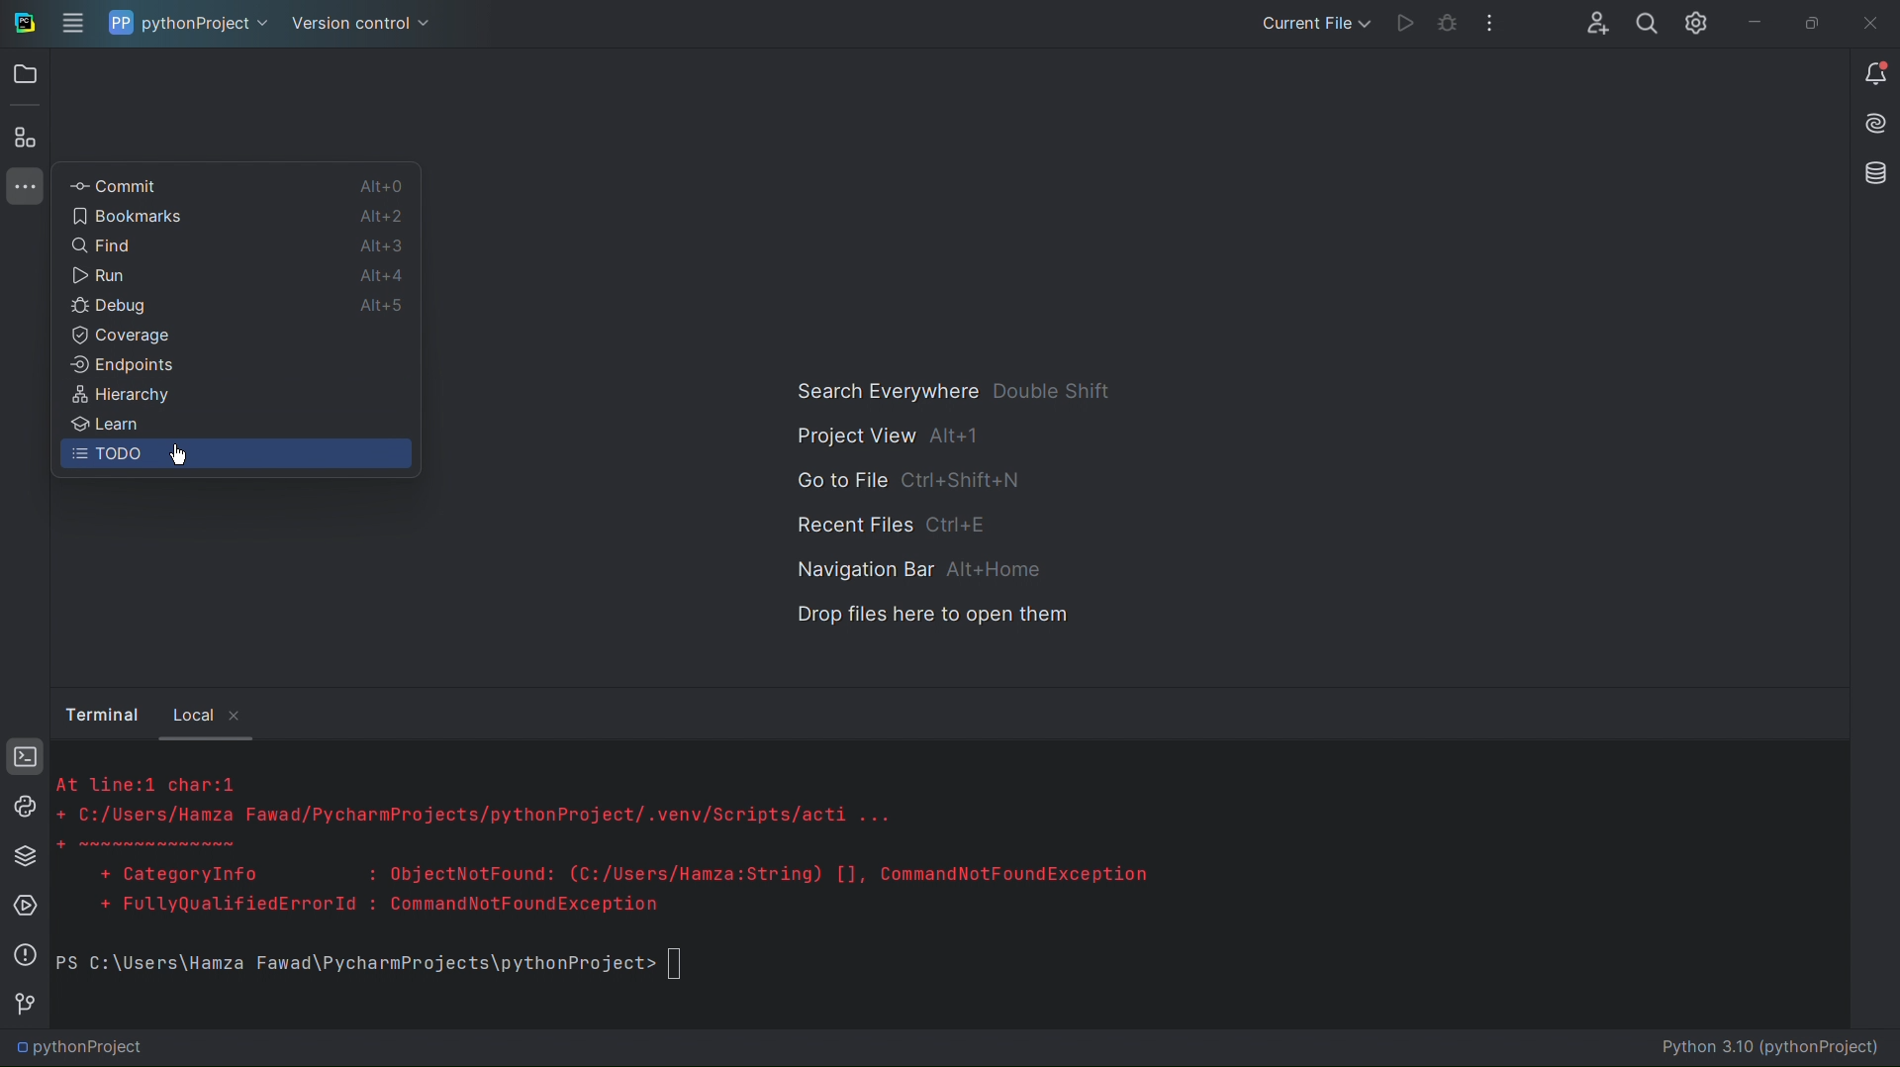 The height and width of the screenshot is (1067, 1900). Describe the element at coordinates (100, 242) in the screenshot. I see `Find` at that location.